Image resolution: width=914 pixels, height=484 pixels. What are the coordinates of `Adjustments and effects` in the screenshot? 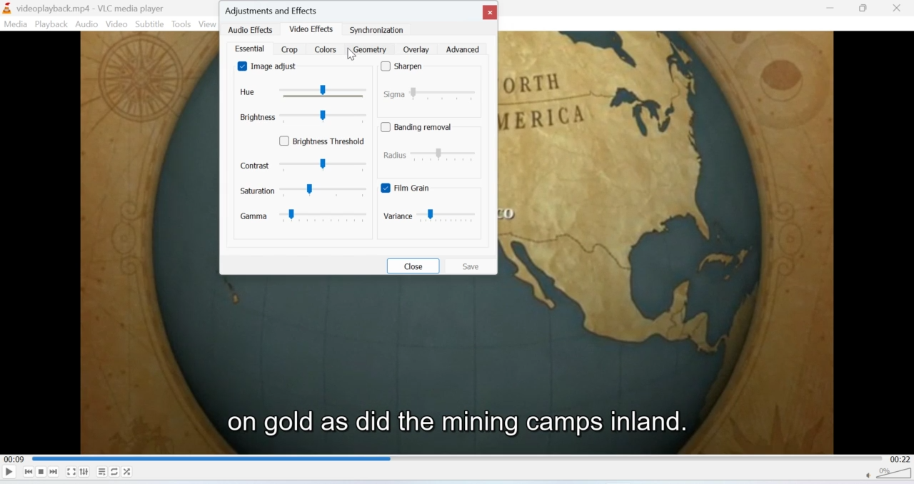 It's located at (273, 9).